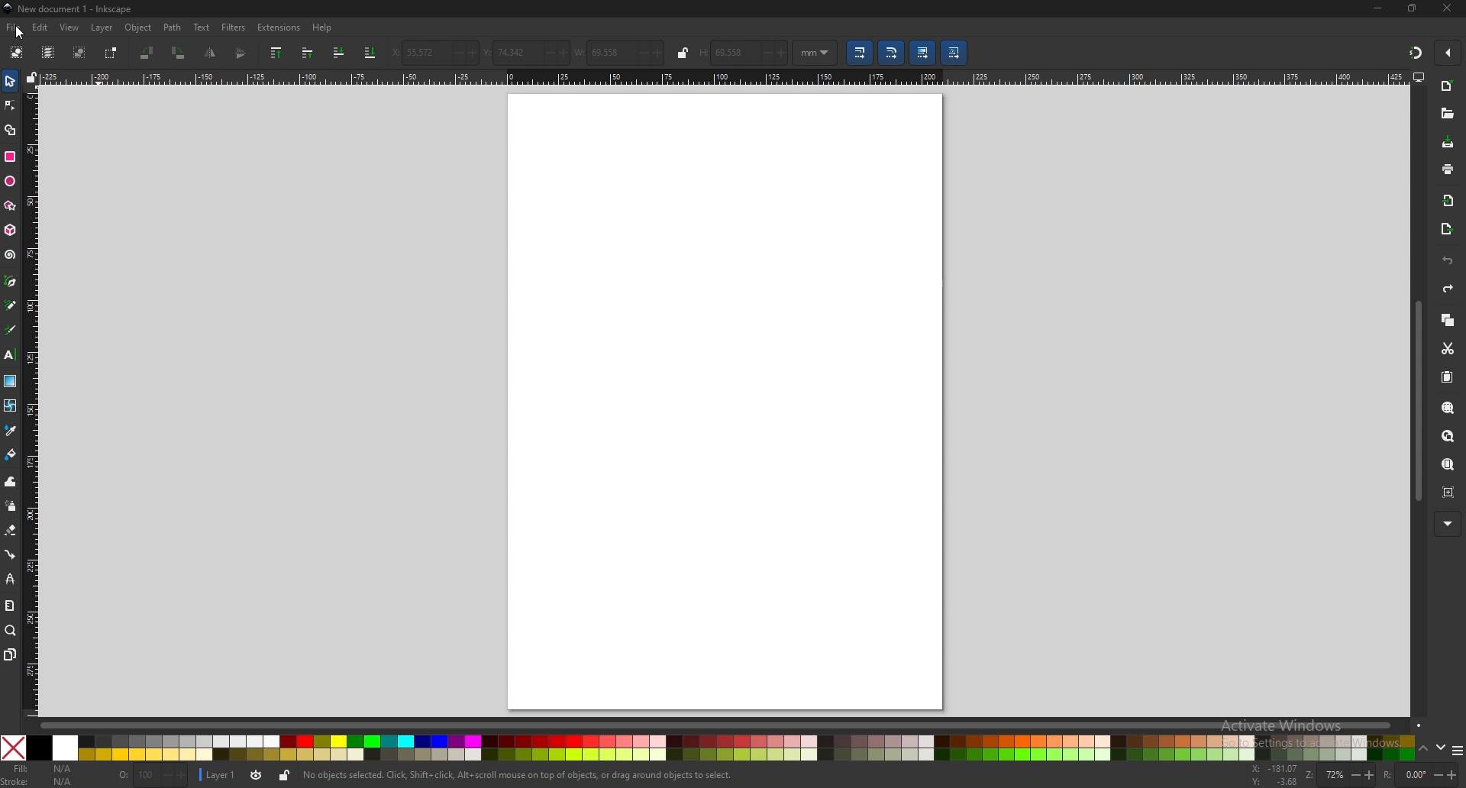 Image resolution: width=1466 pixels, height=788 pixels. Describe the element at coordinates (725, 77) in the screenshot. I see `horizontal ruler` at that location.